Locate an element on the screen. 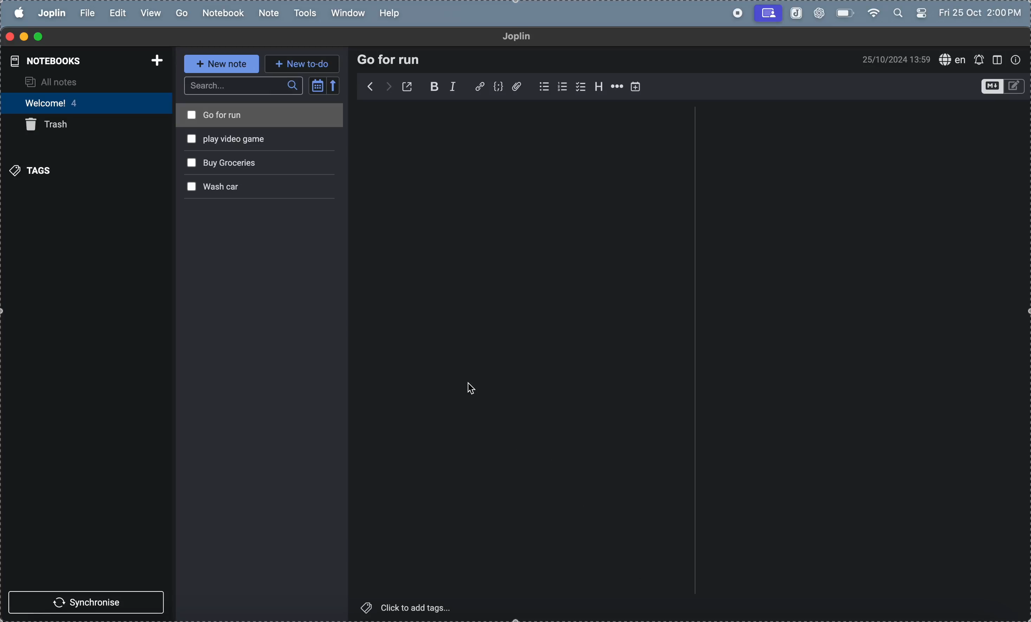  minimize is located at coordinates (24, 36).